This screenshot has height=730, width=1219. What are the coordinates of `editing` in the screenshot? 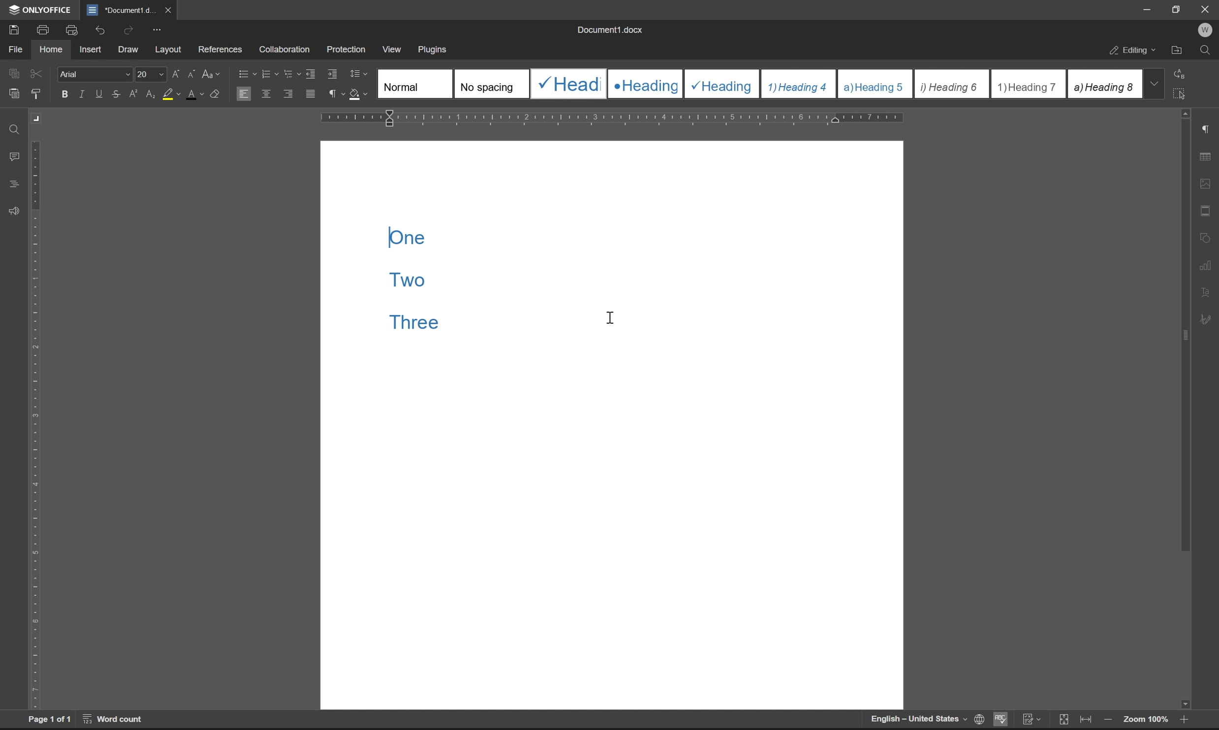 It's located at (1134, 52).